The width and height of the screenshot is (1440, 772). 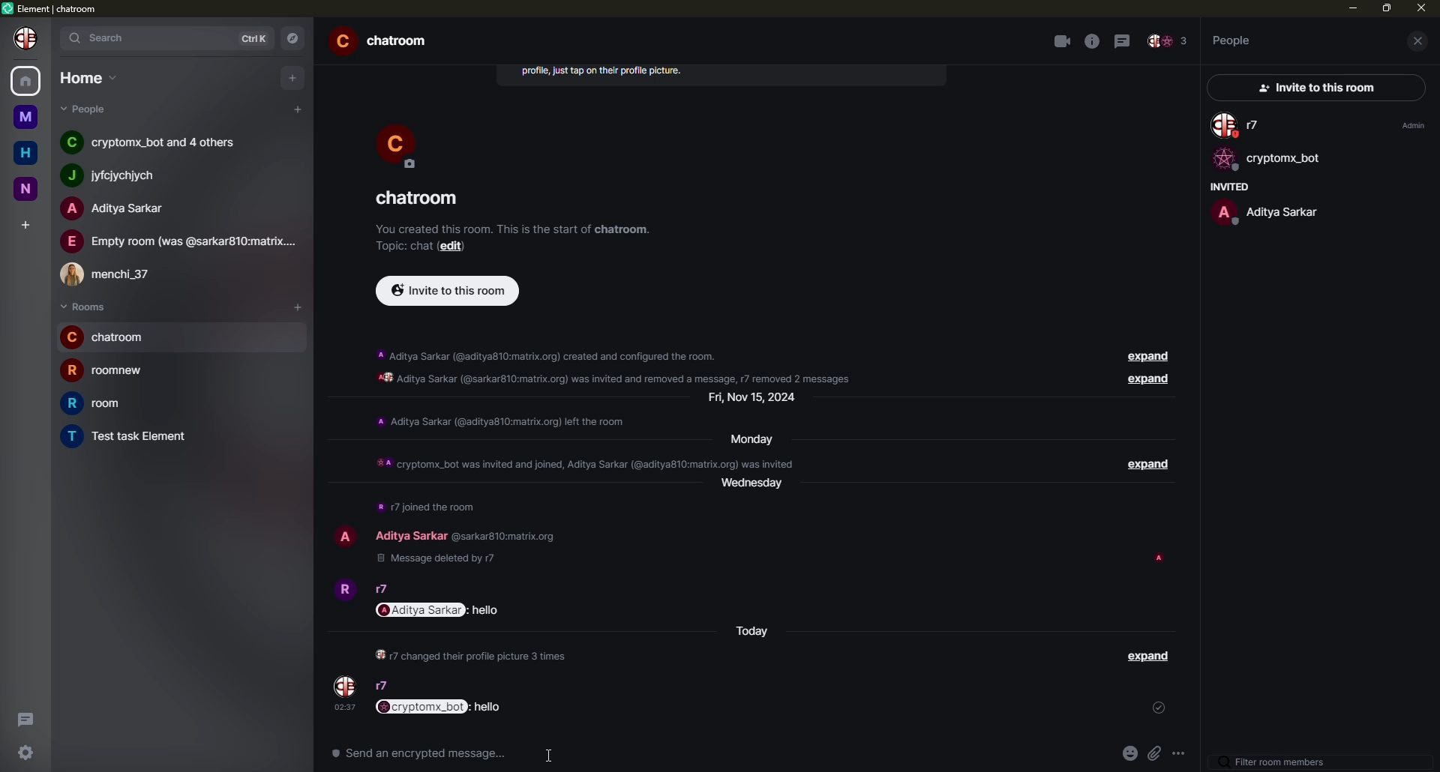 I want to click on people, so click(x=1265, y=211).